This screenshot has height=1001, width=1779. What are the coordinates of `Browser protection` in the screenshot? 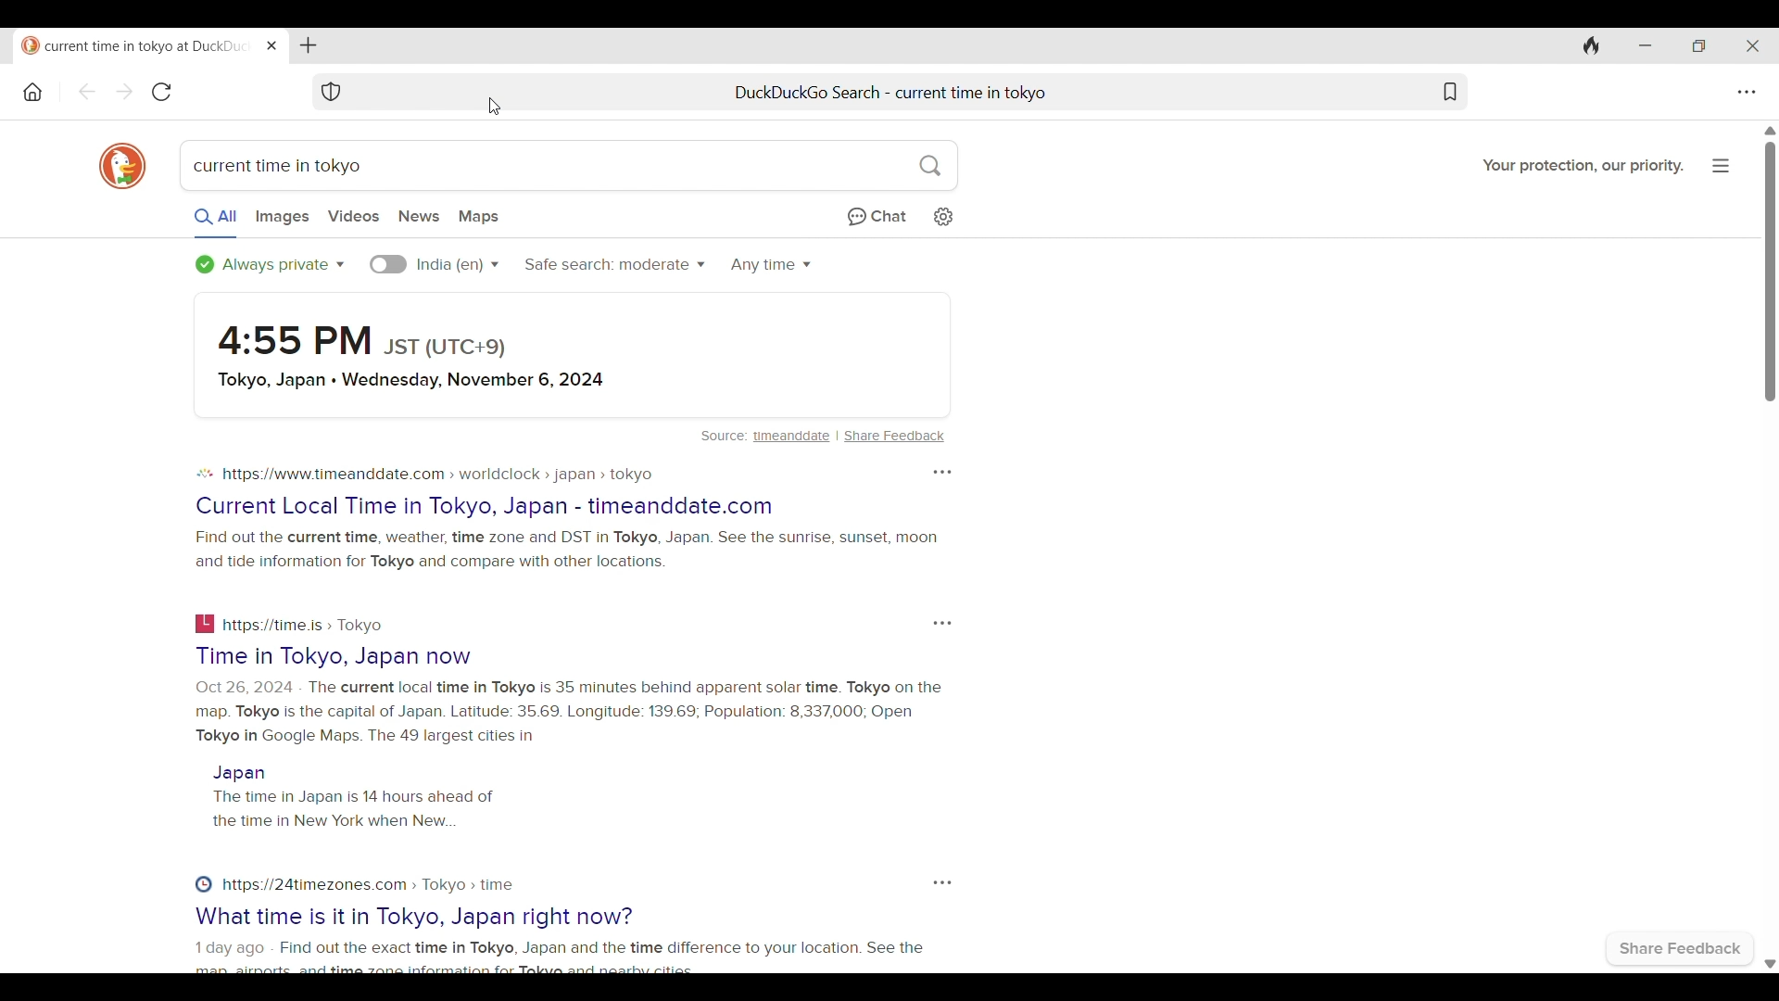 It's located at (331, 92).